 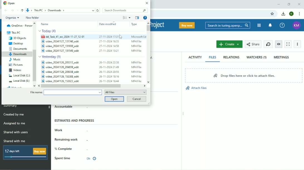 I want to click on Show the previous pane, so click(x=137, y=18).